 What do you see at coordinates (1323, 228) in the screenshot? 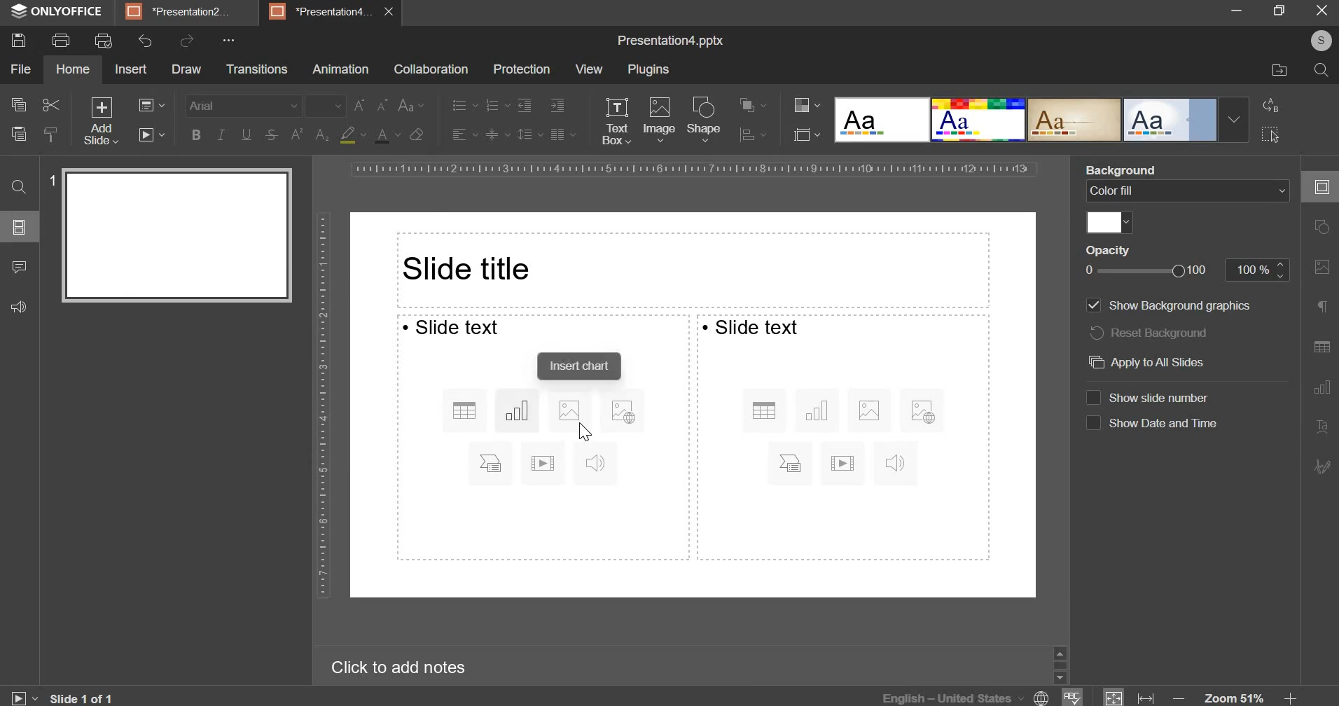
I see `shape setting` at bounding box center [1323, 228].